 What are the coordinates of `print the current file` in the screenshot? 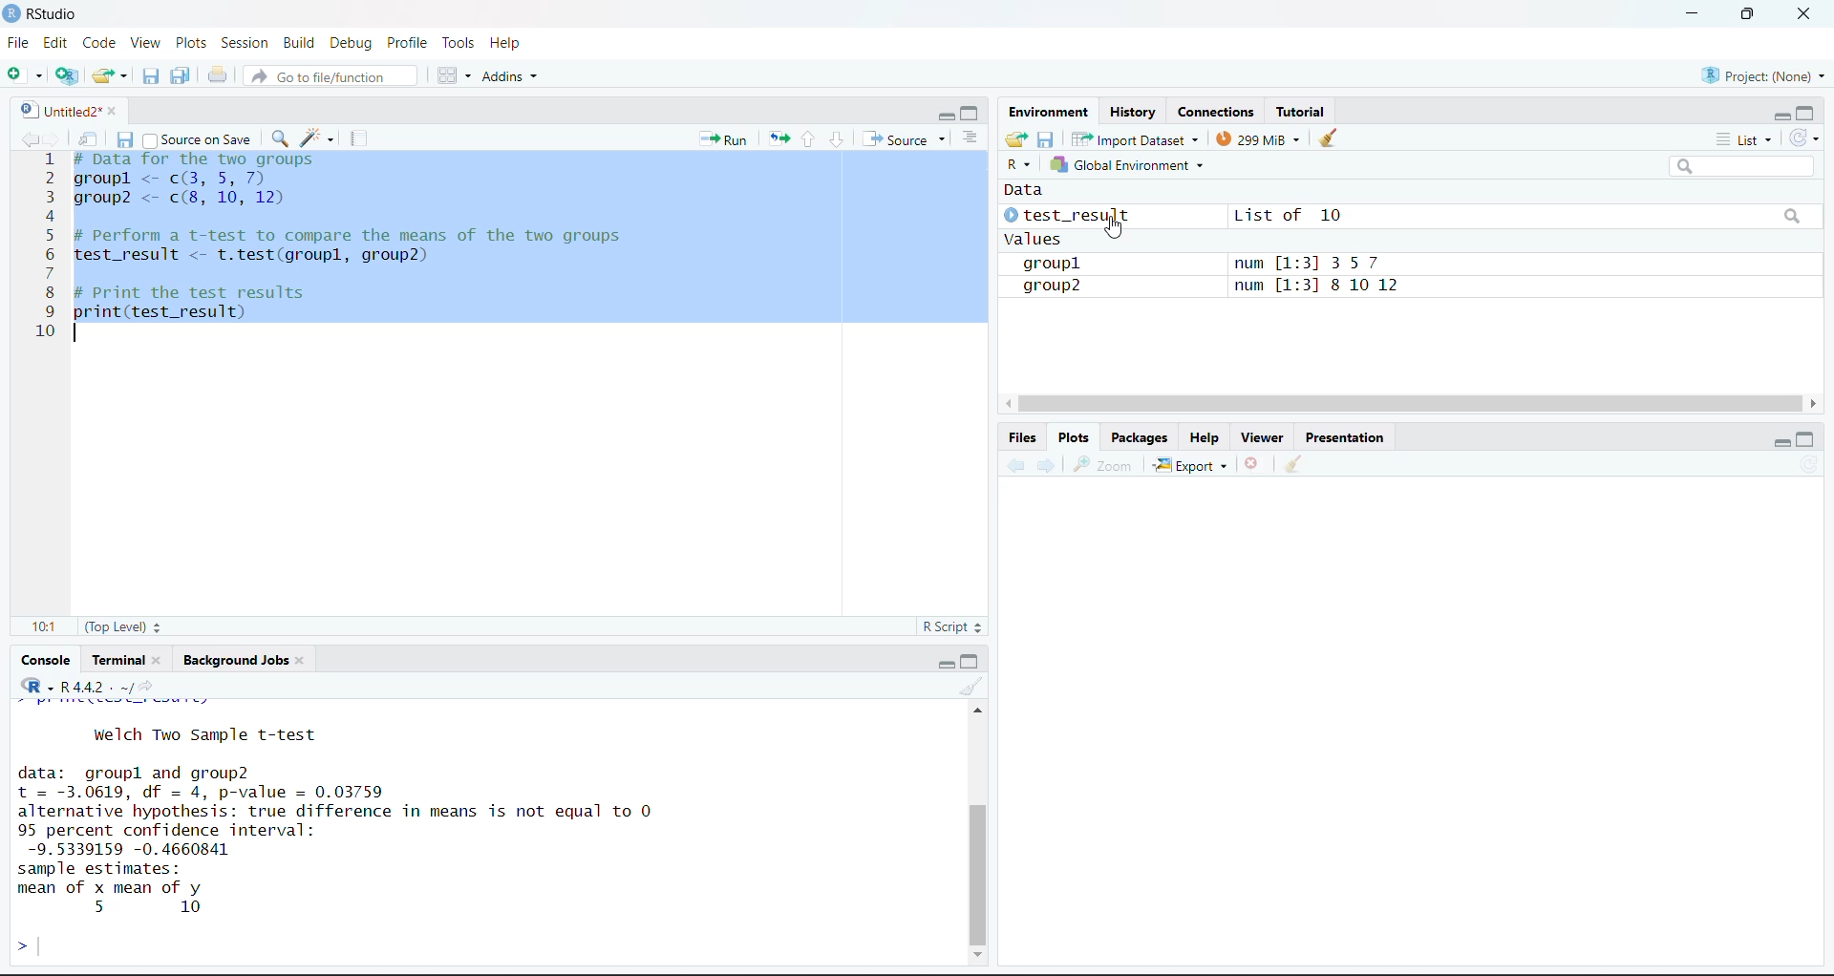 It's located at (218, 75).